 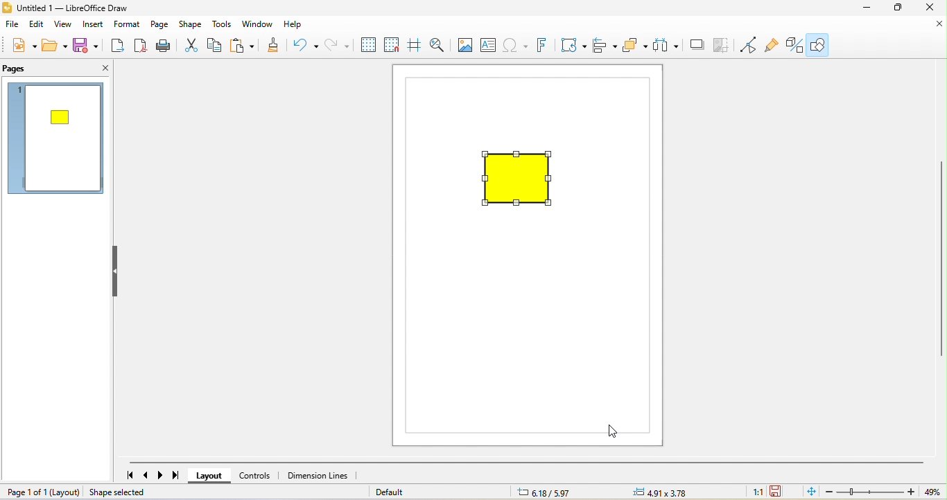 I want to click on undo, so click(x=302, y=45).